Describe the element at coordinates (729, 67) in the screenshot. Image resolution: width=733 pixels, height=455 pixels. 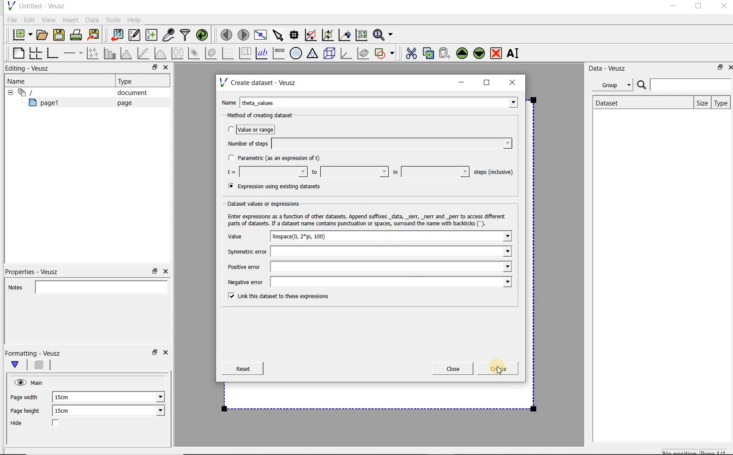
I see `Close` at that location.